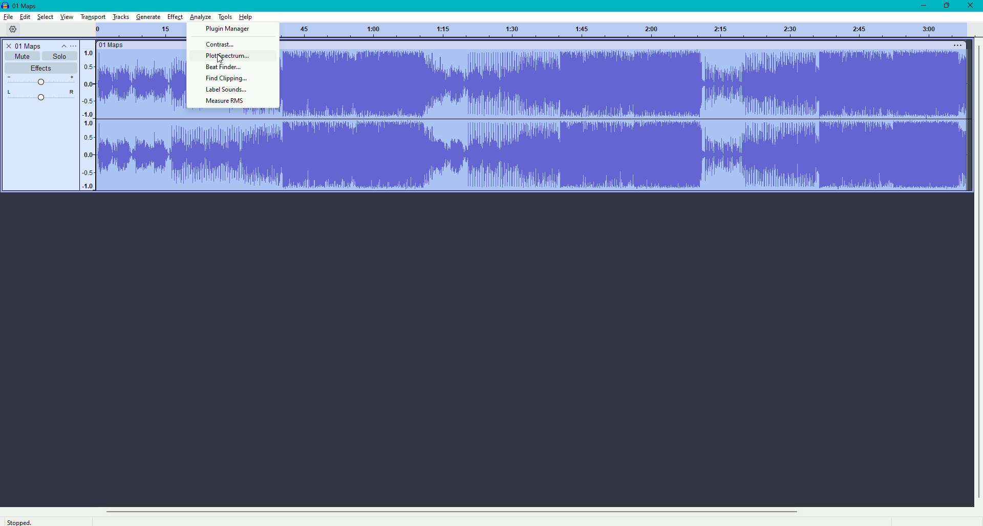  I want to click on Generate, so click(147, 17).